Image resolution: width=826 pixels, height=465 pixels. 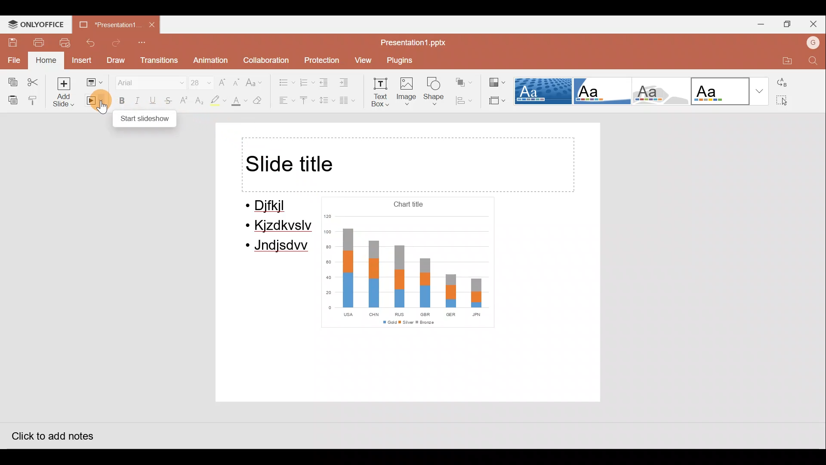 What do you see at coordinates (322, 59) in the screenshot?
I see `Protection` at bounding box center [322, 59].